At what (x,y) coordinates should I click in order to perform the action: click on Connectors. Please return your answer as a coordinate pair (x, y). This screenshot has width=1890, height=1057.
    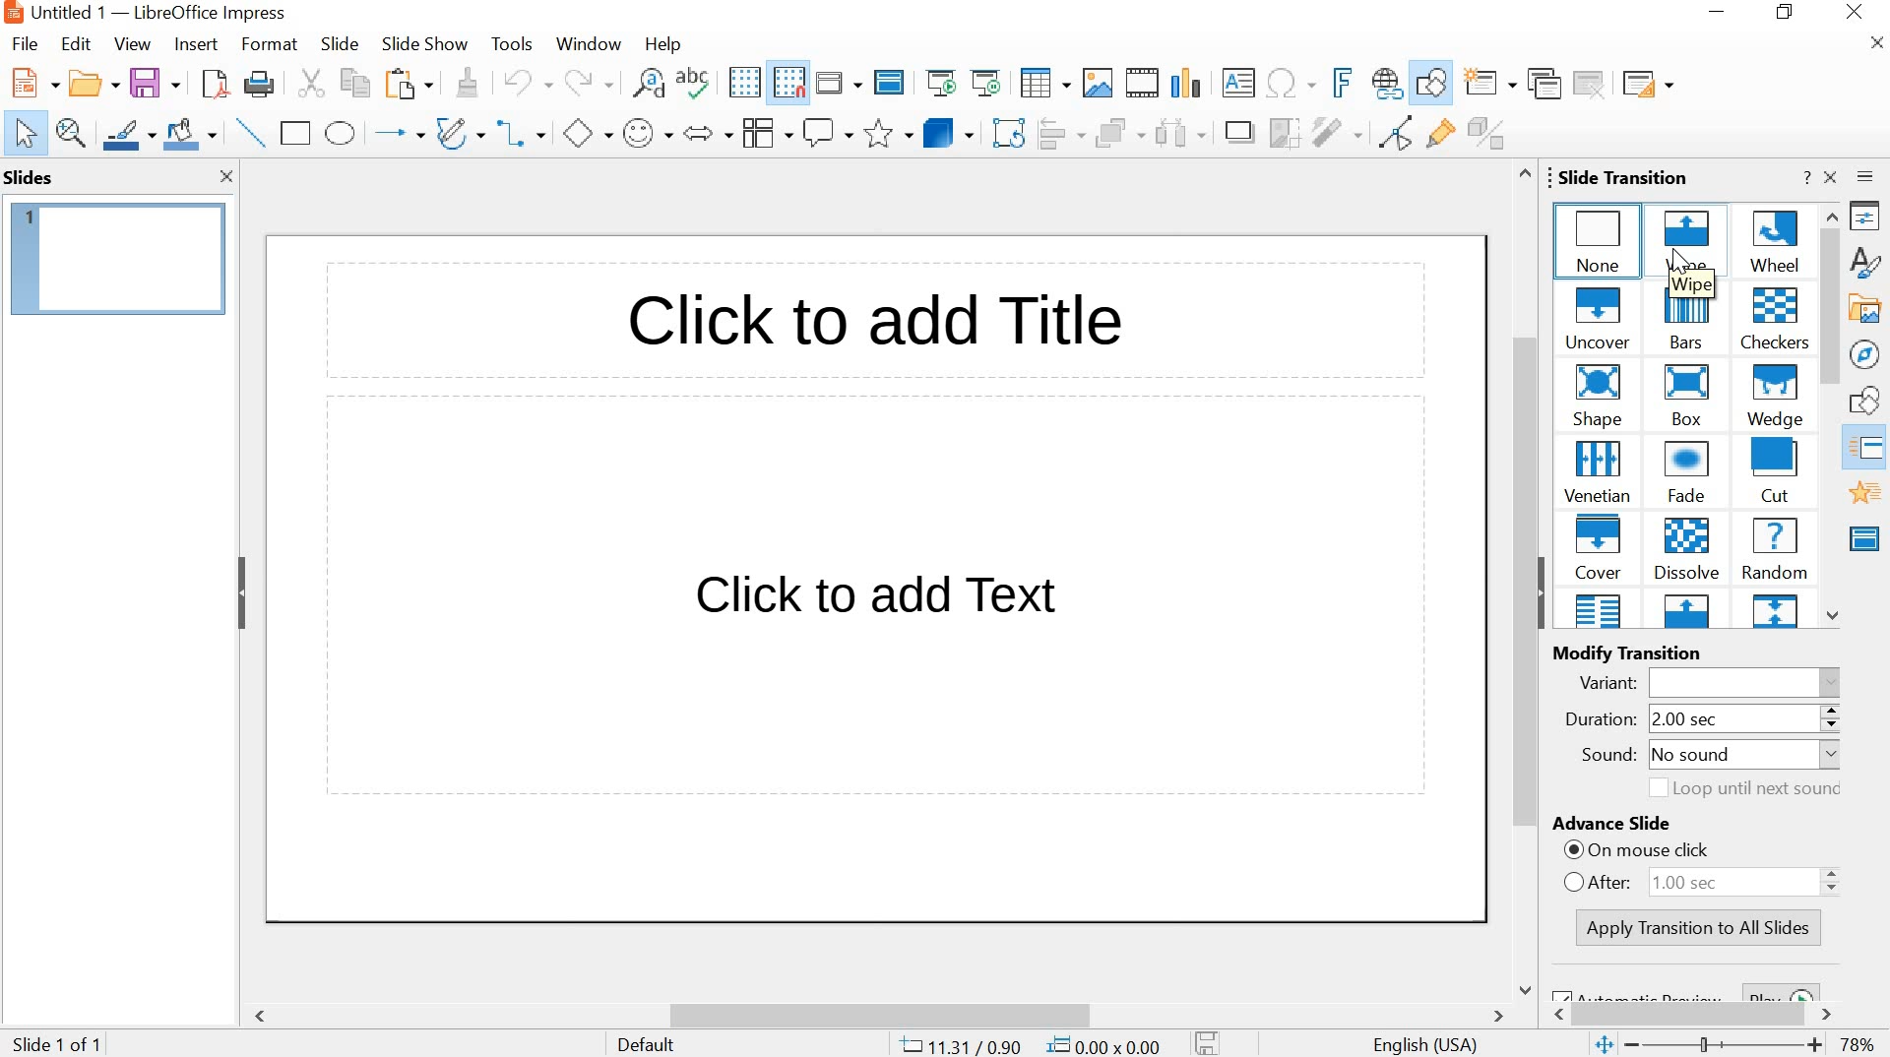
    Looking at the image, I should click on (526, 131).